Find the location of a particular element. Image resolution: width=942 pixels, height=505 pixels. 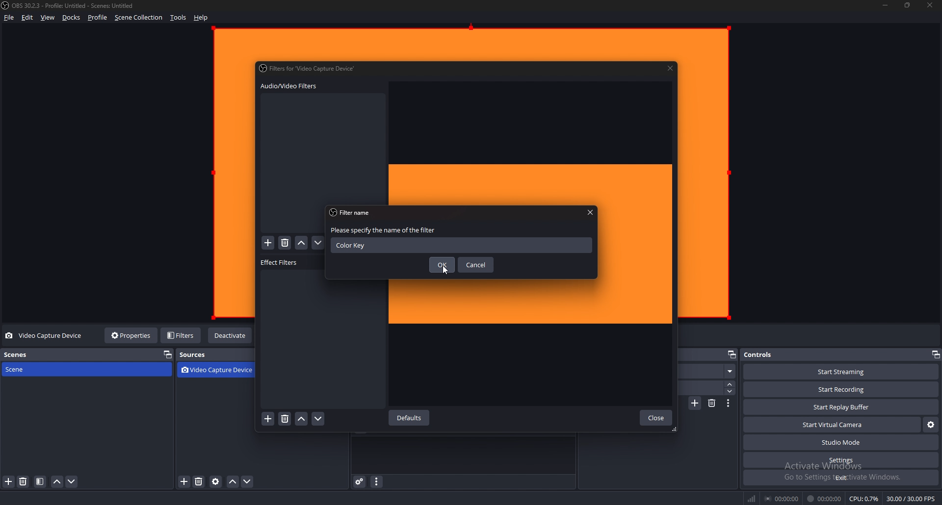

source properties is located at coordinates (216, 482).